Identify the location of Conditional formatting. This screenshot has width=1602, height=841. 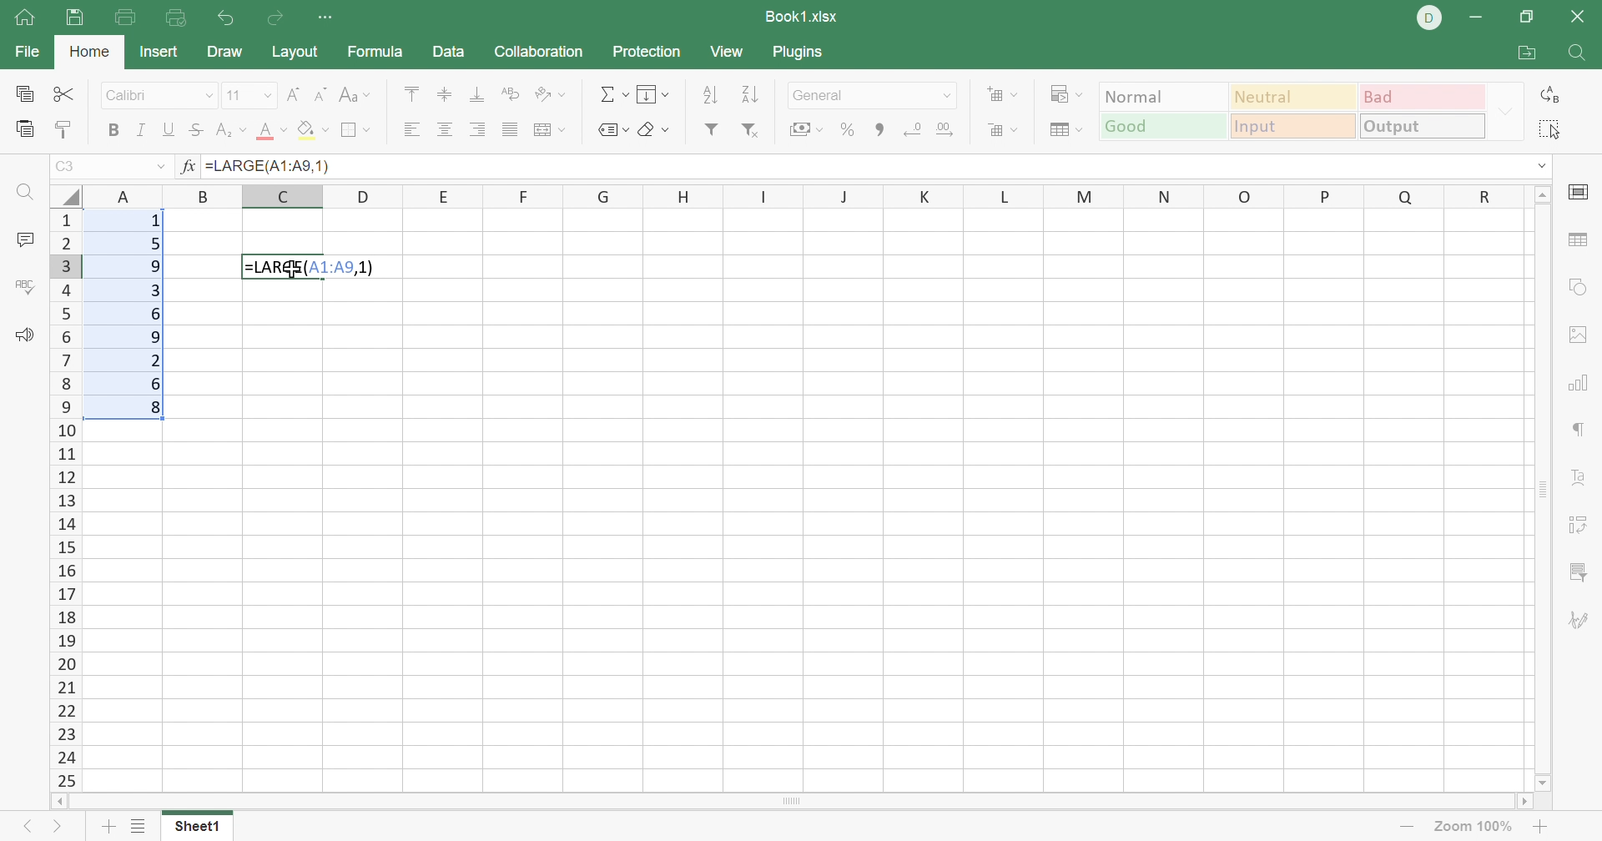
(1062, 94).